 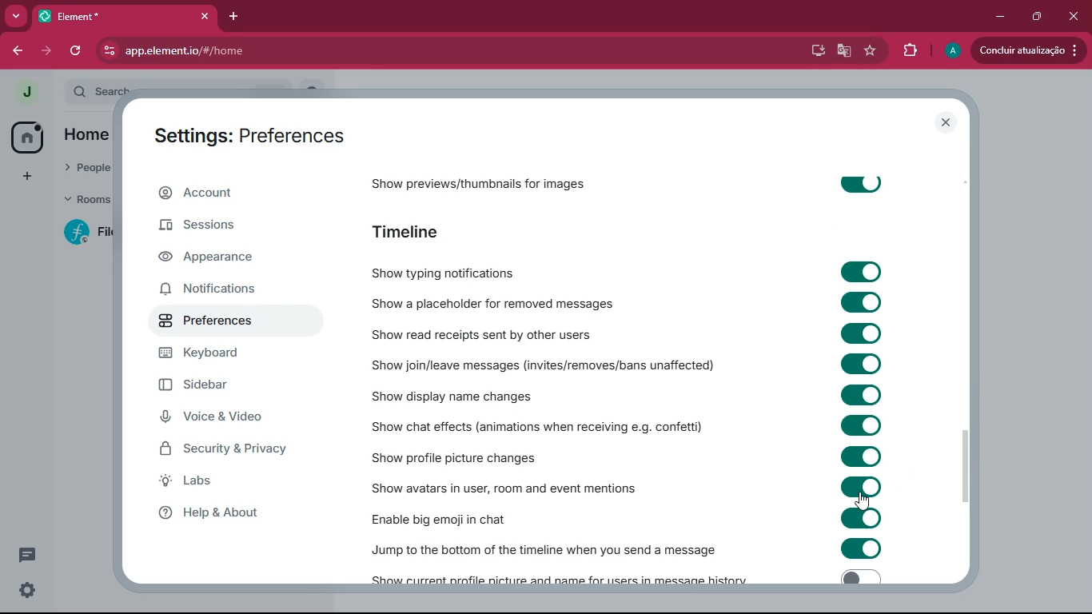 I want to click on close, so click(x=1074, y=17).